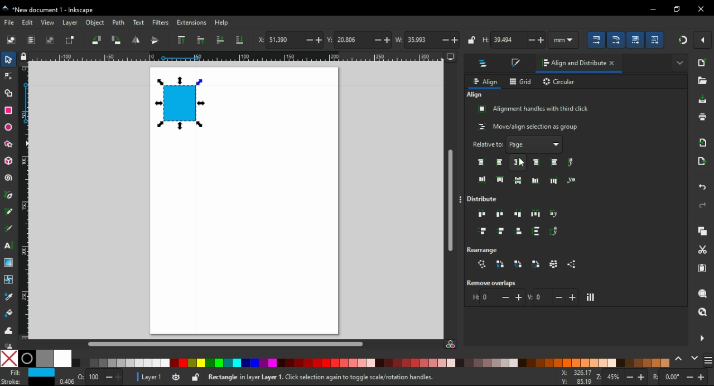 The width and height of the screenshot is (714, 386). What do you see at coordinates (677, 9) in the screenshot?
I see `restore` at bounding box center [677, 9].